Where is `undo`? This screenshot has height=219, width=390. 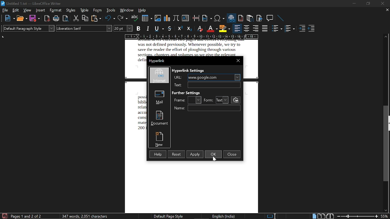 undo is located at coordinates (110, 19).